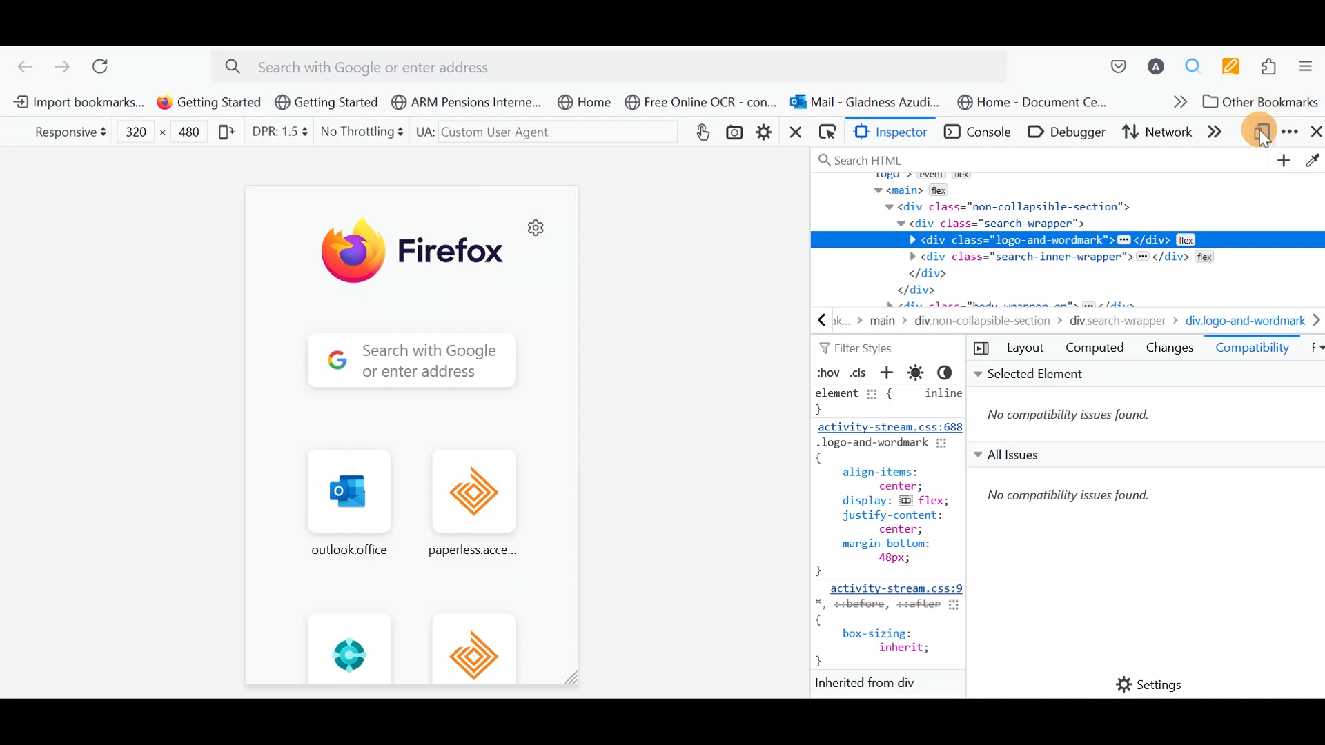  Describe the element at coordinates (1139, 685) in the screenshot. I see `Settings` at that location.